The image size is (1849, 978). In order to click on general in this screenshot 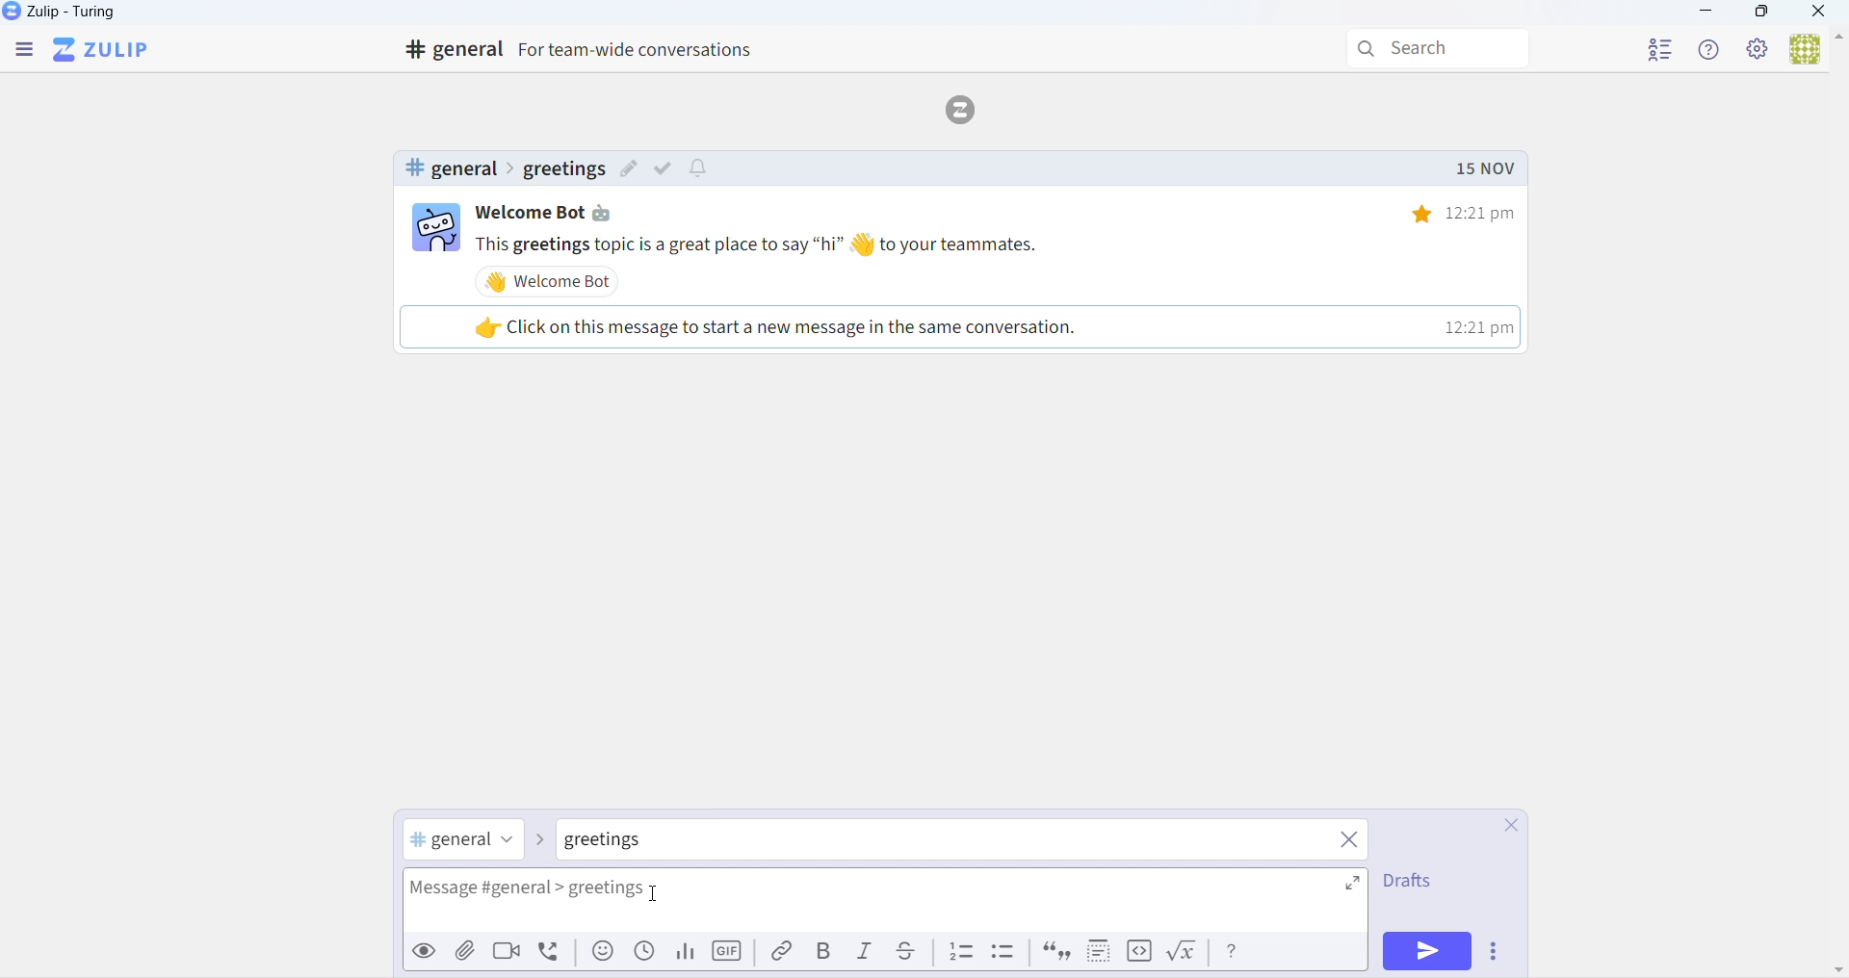, I will do `click(450, 168)`.